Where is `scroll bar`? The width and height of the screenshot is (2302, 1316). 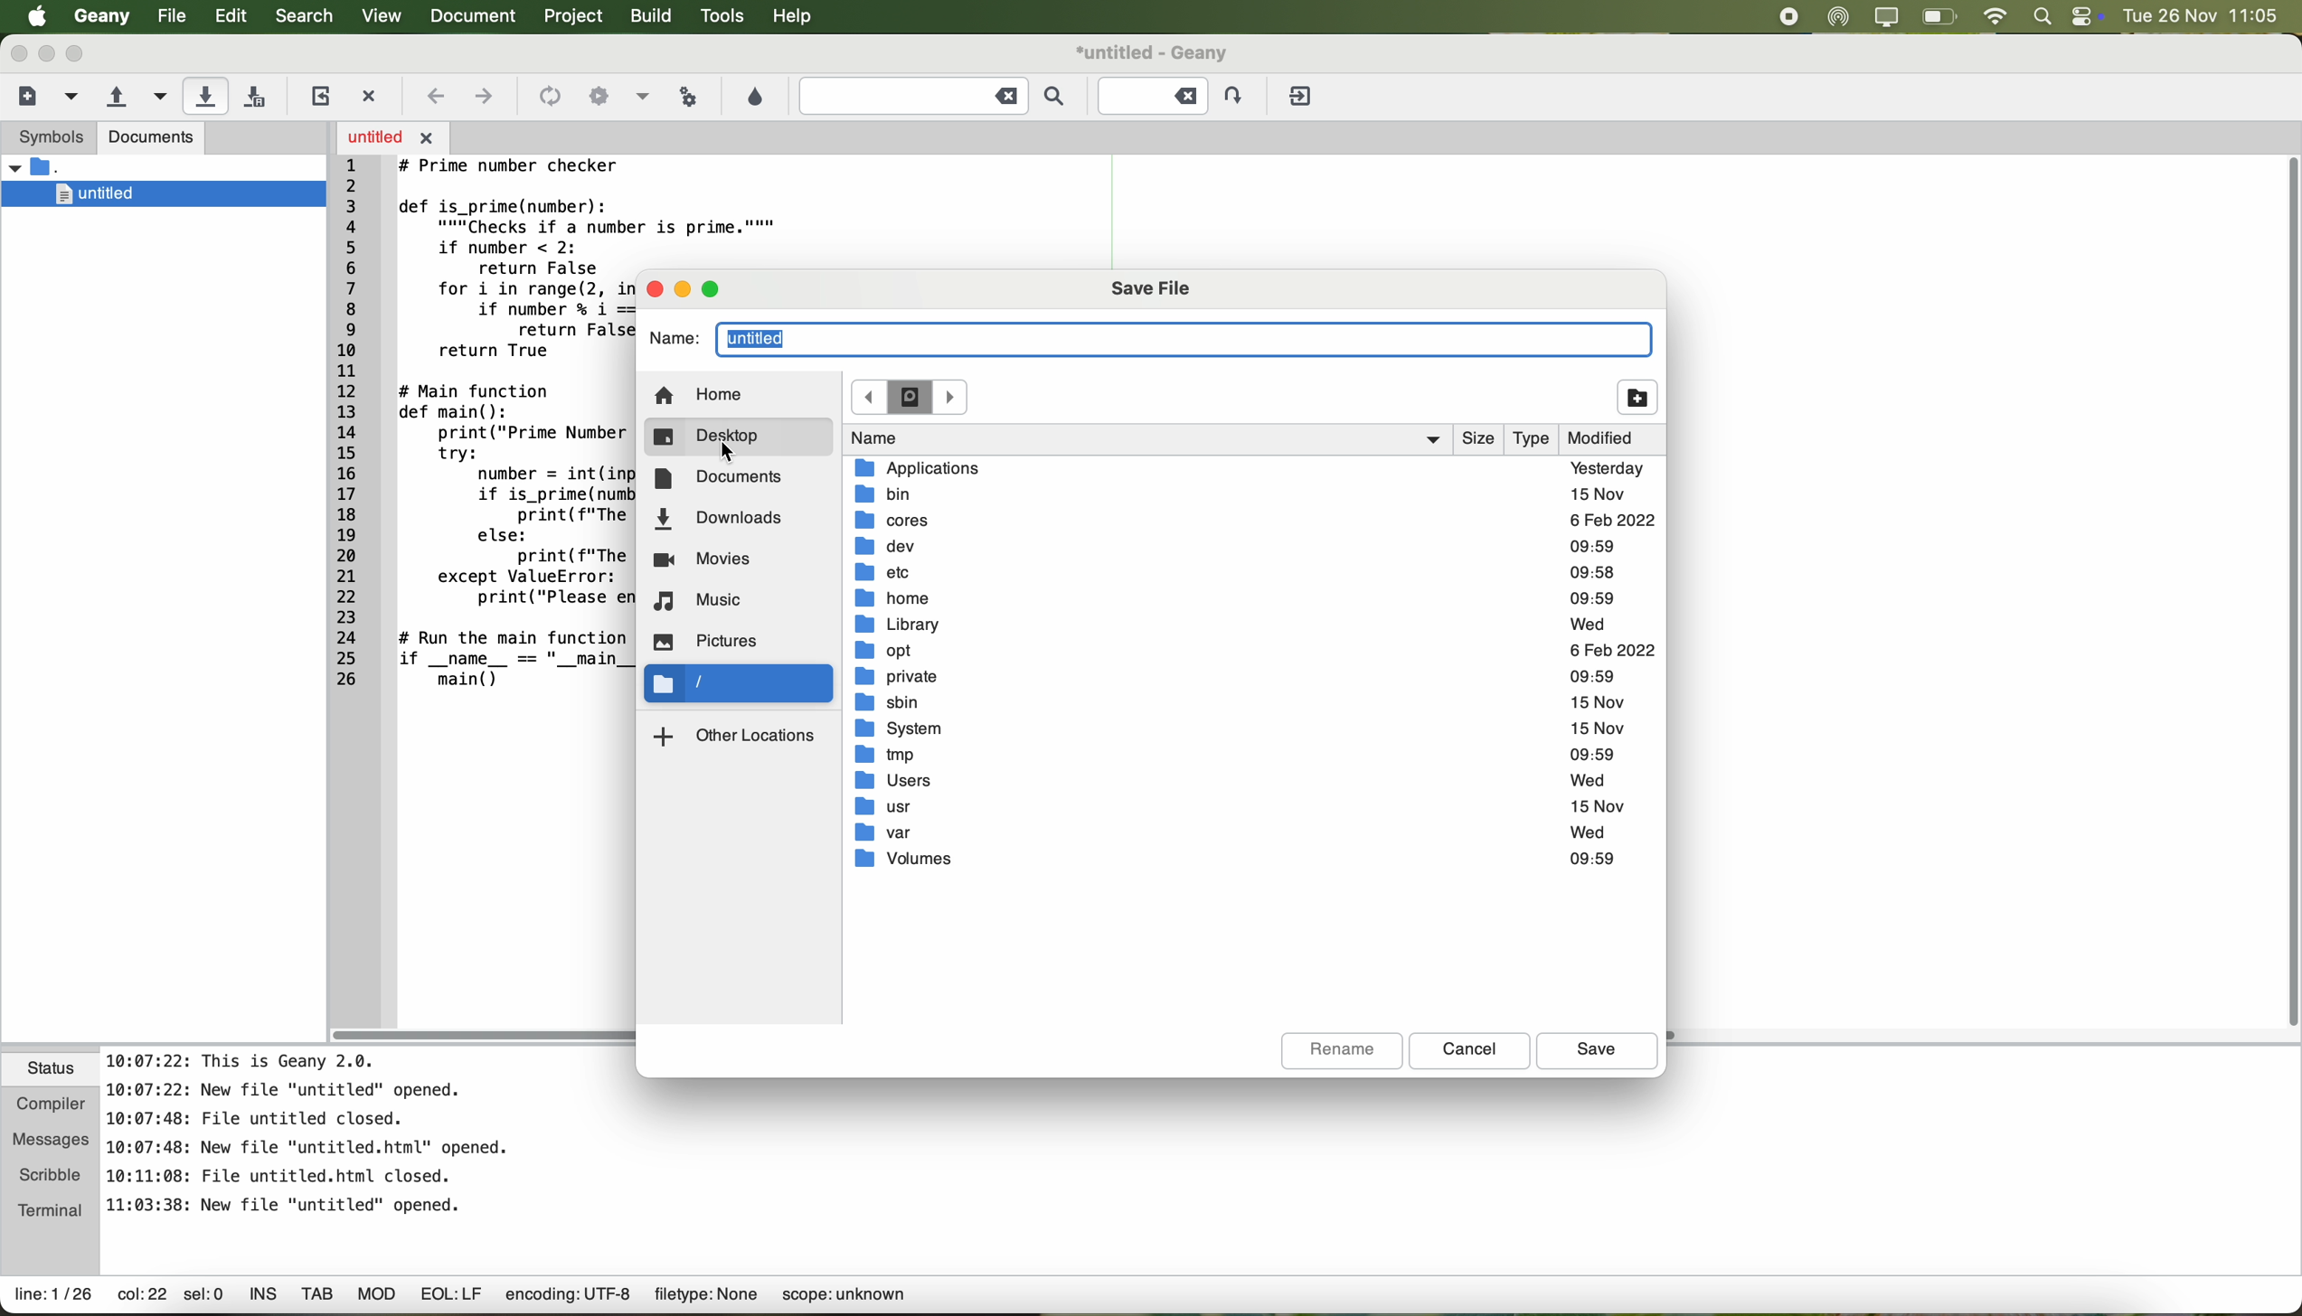 scroll bar is located at coordinates (2288, 595).